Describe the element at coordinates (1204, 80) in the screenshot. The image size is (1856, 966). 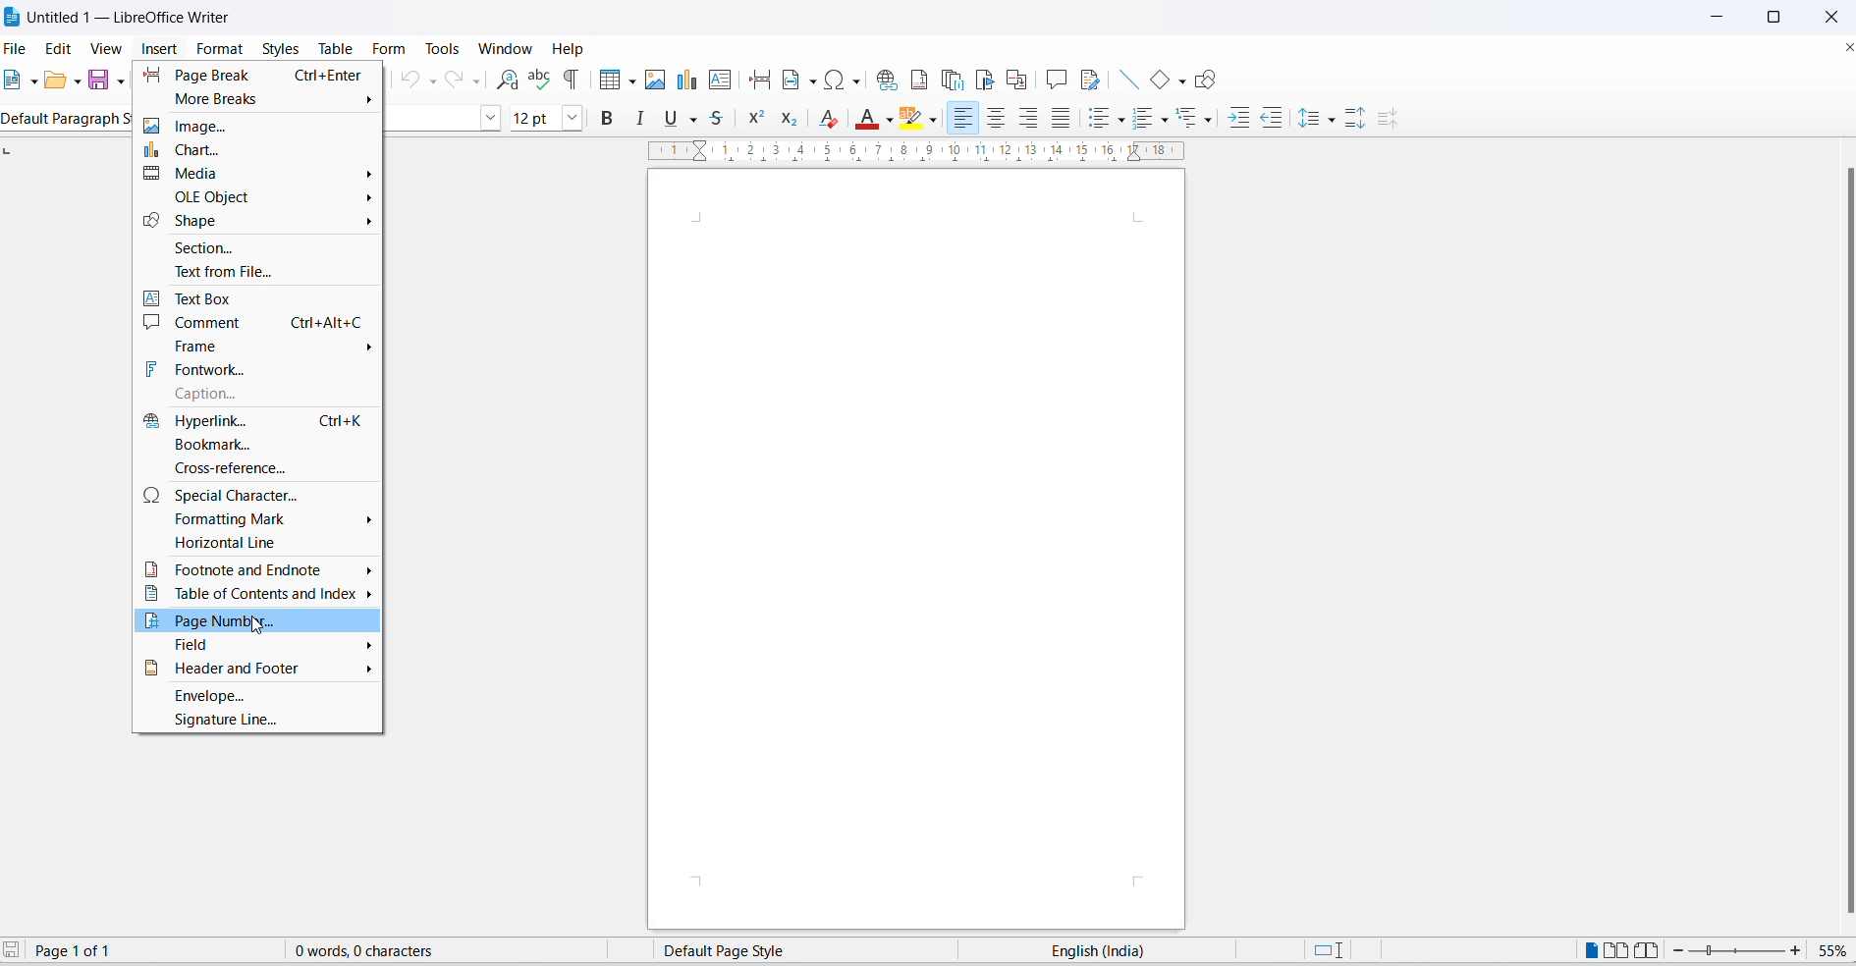
I see `show draw functions` at that location.